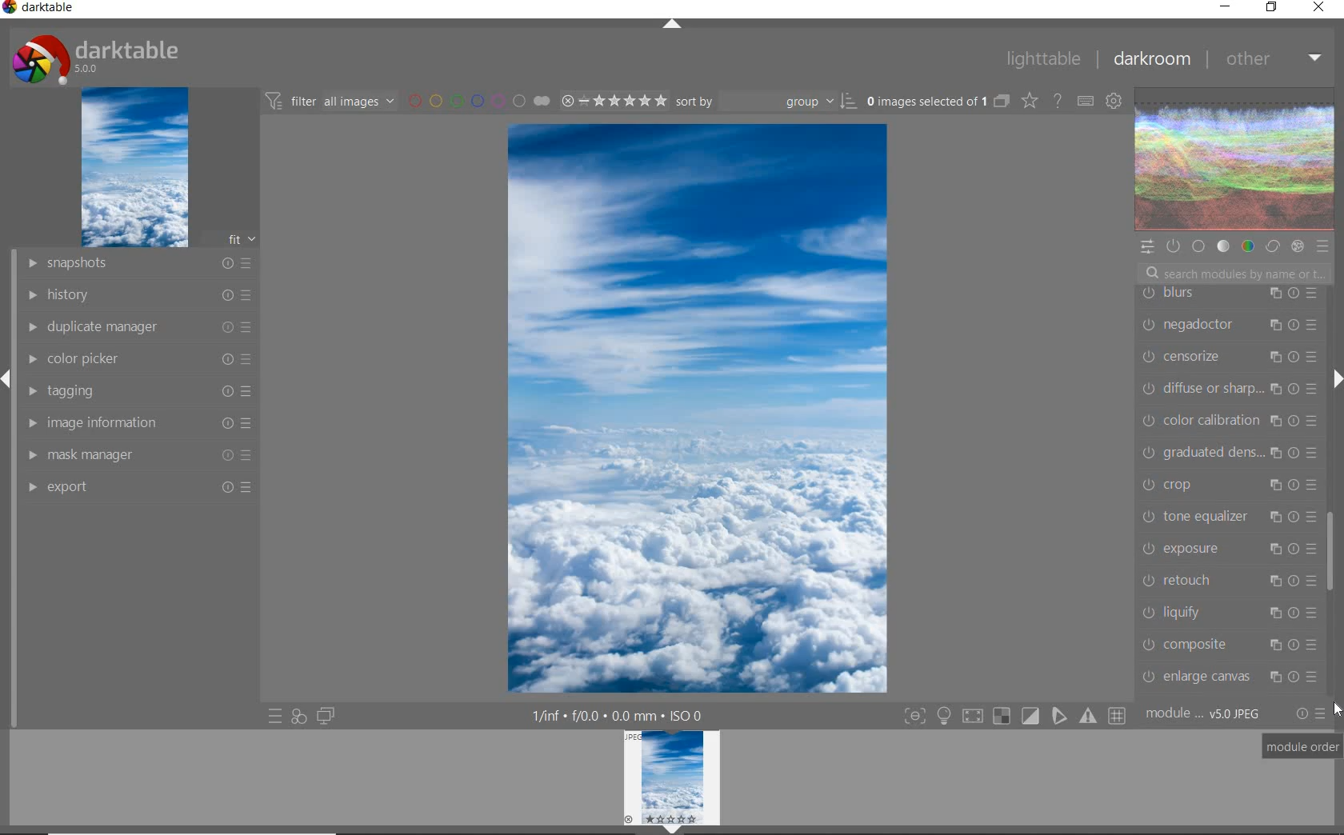 This screenshot has width=1344, height=835. I want to click on diffuse or sharpen, so click(1229, 389).